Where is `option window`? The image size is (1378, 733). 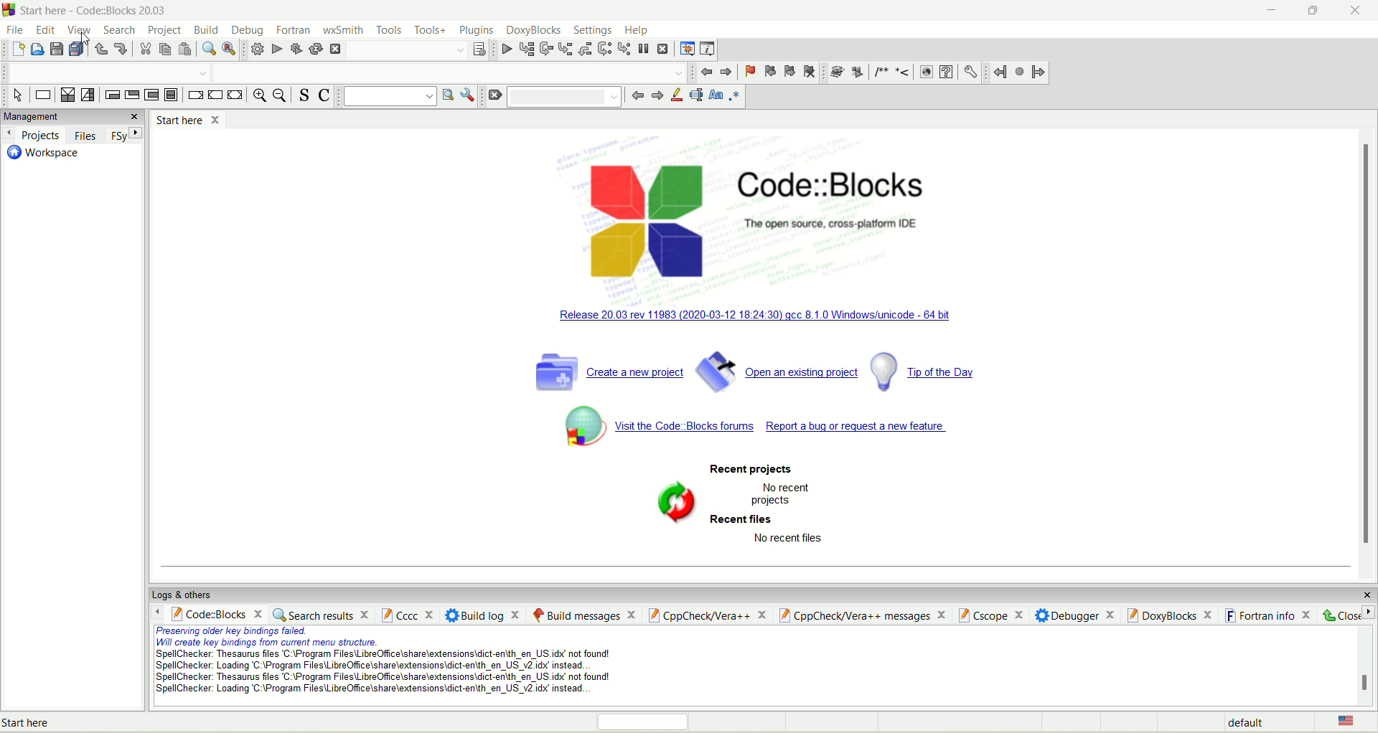
option window is located at coordinates (471, 98).